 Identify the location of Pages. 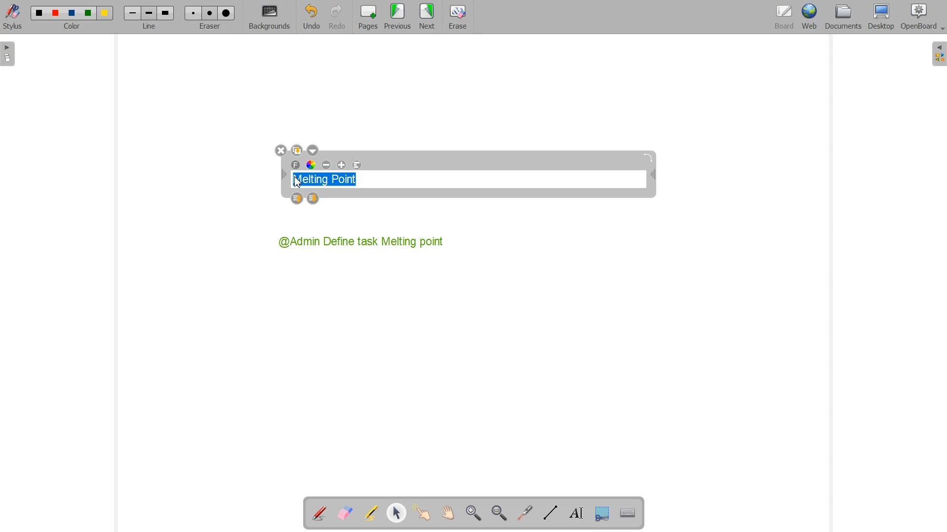
(366, 17).